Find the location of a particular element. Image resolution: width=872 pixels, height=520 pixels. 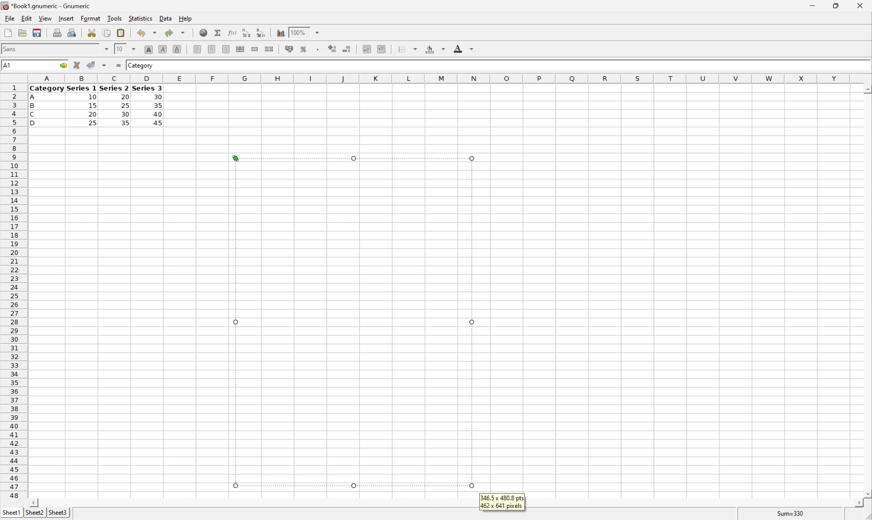

Decrease indent, and align the contents to the left is located at coordinates (366, 49).